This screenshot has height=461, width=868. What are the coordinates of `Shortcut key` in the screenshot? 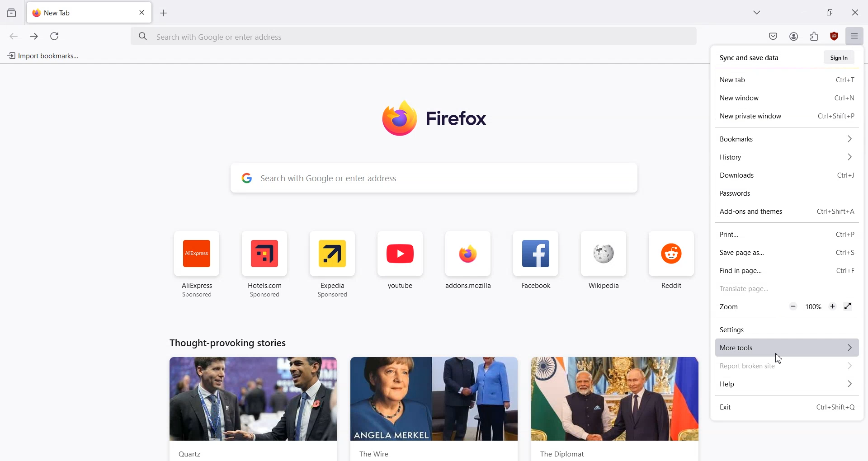 It's located at (845, 252).